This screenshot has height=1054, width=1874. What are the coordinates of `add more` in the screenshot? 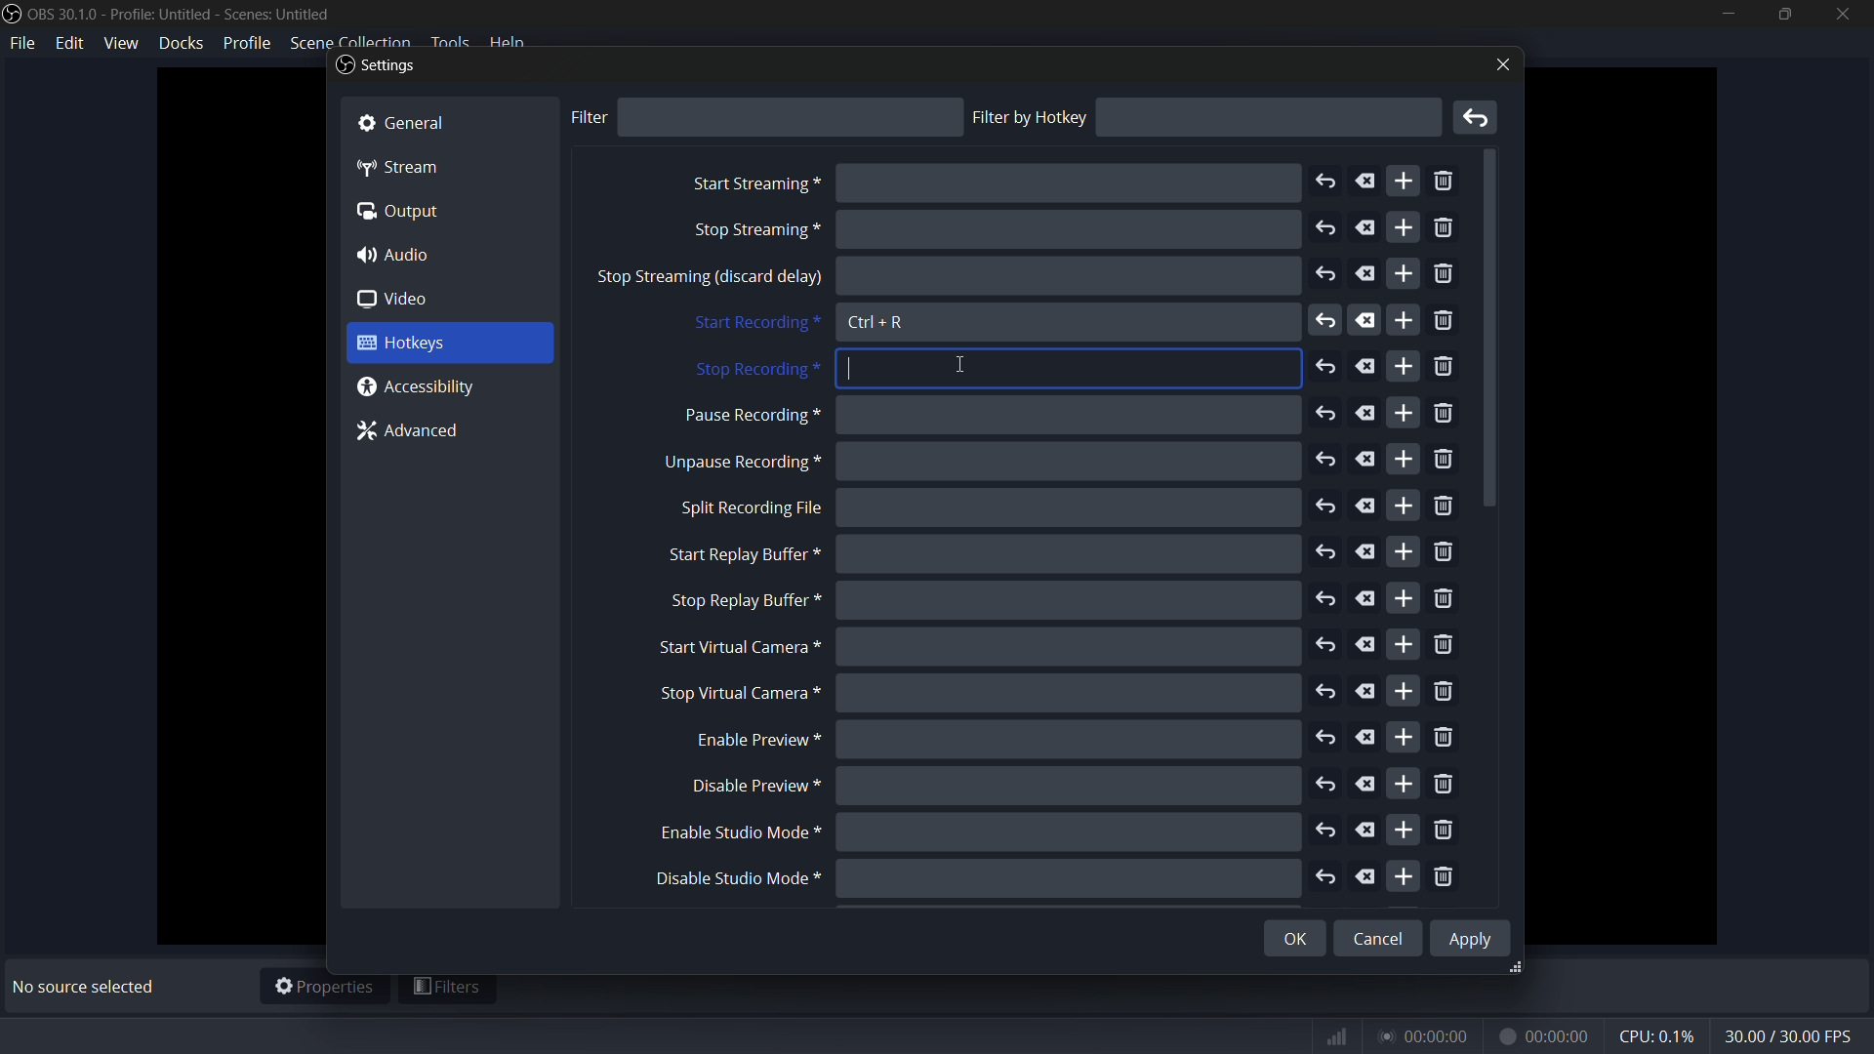 It's located at (1402, 550).